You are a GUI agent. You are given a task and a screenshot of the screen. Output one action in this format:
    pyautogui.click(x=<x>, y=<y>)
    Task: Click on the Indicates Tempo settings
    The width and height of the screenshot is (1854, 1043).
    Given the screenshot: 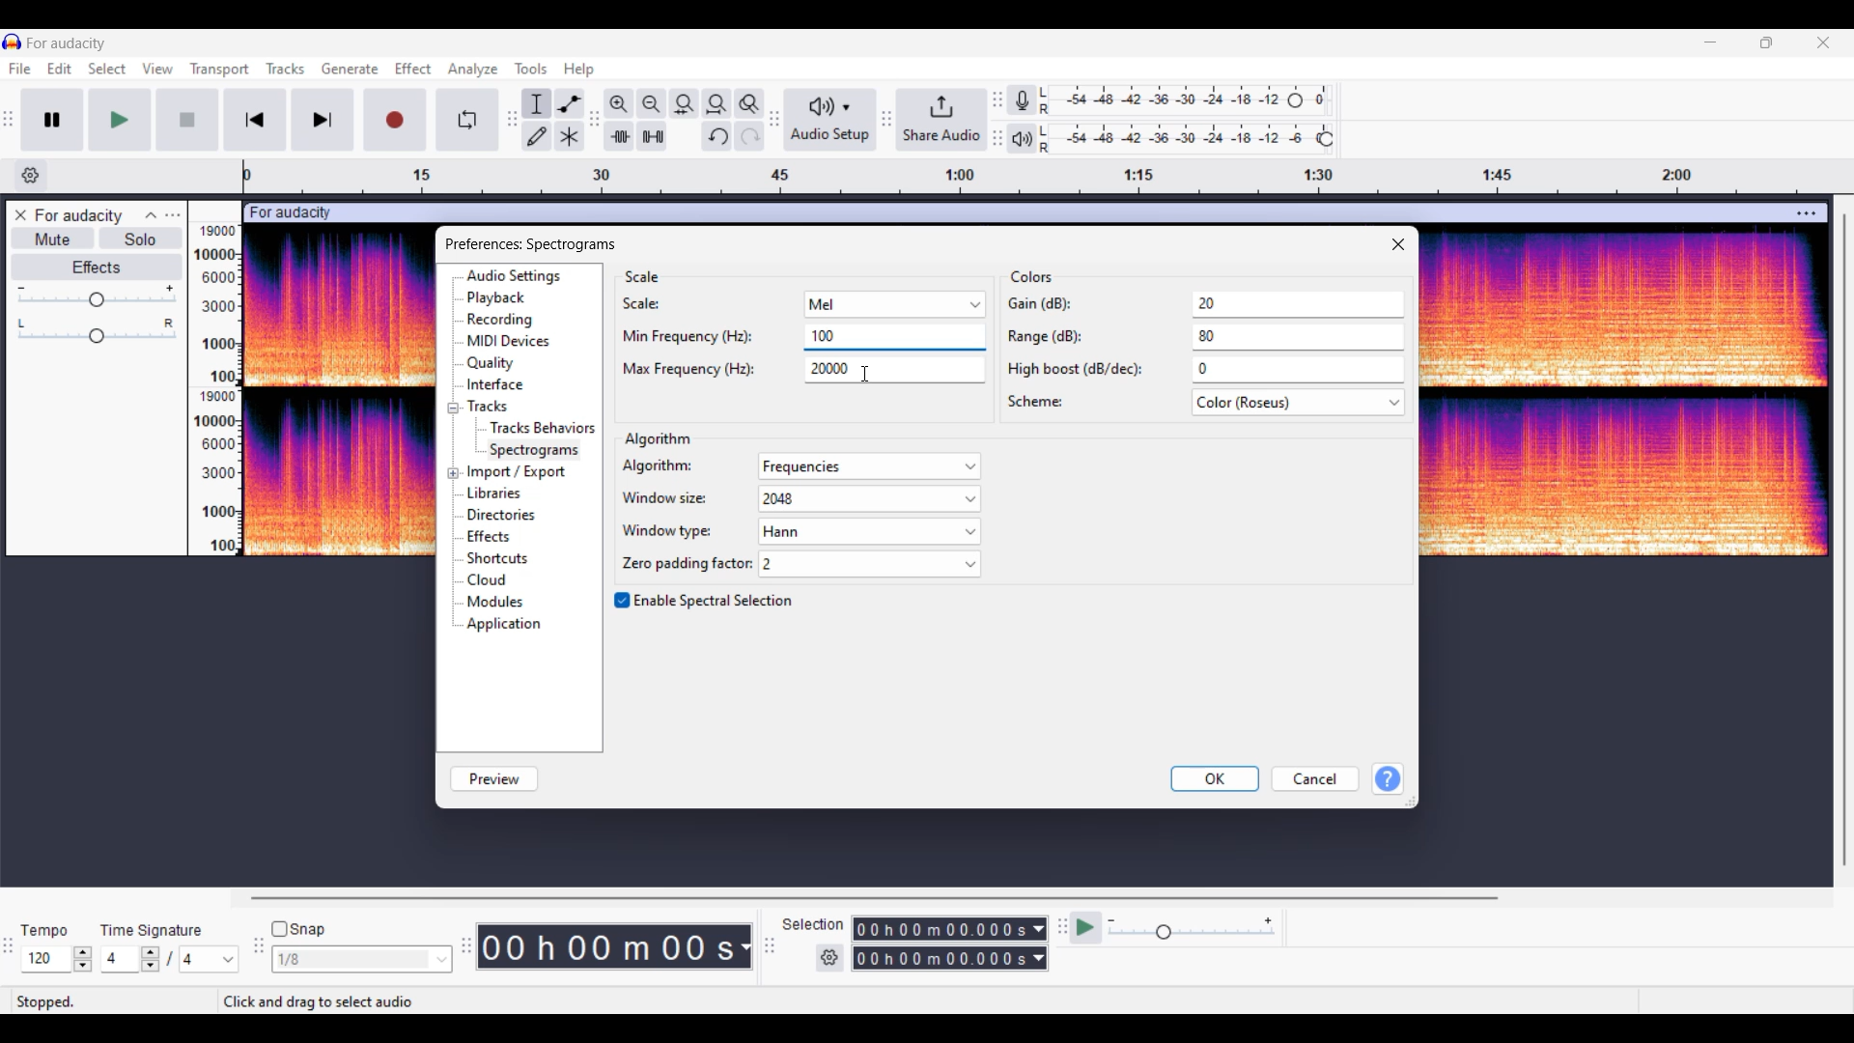 What is the action you would take?
    pyautogui.click(x=45, y=931)
    